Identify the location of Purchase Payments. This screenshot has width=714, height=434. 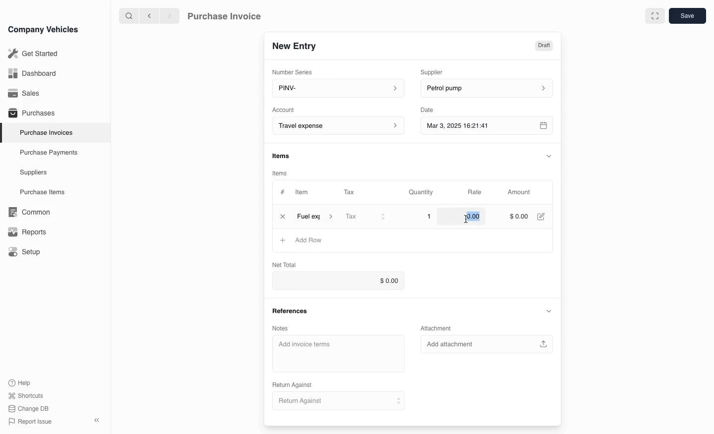
(48, 153).